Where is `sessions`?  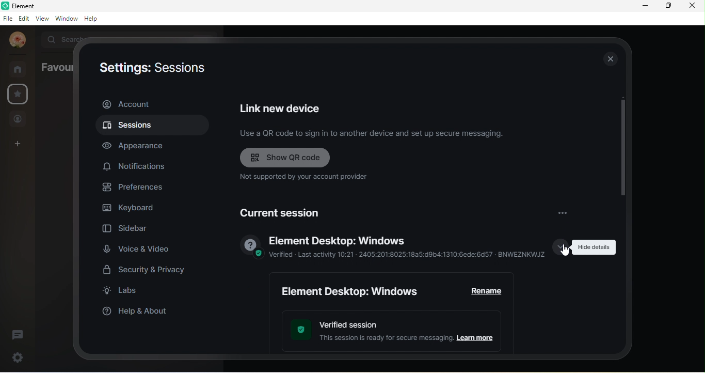 sessions is located at coordinates (150, 127).